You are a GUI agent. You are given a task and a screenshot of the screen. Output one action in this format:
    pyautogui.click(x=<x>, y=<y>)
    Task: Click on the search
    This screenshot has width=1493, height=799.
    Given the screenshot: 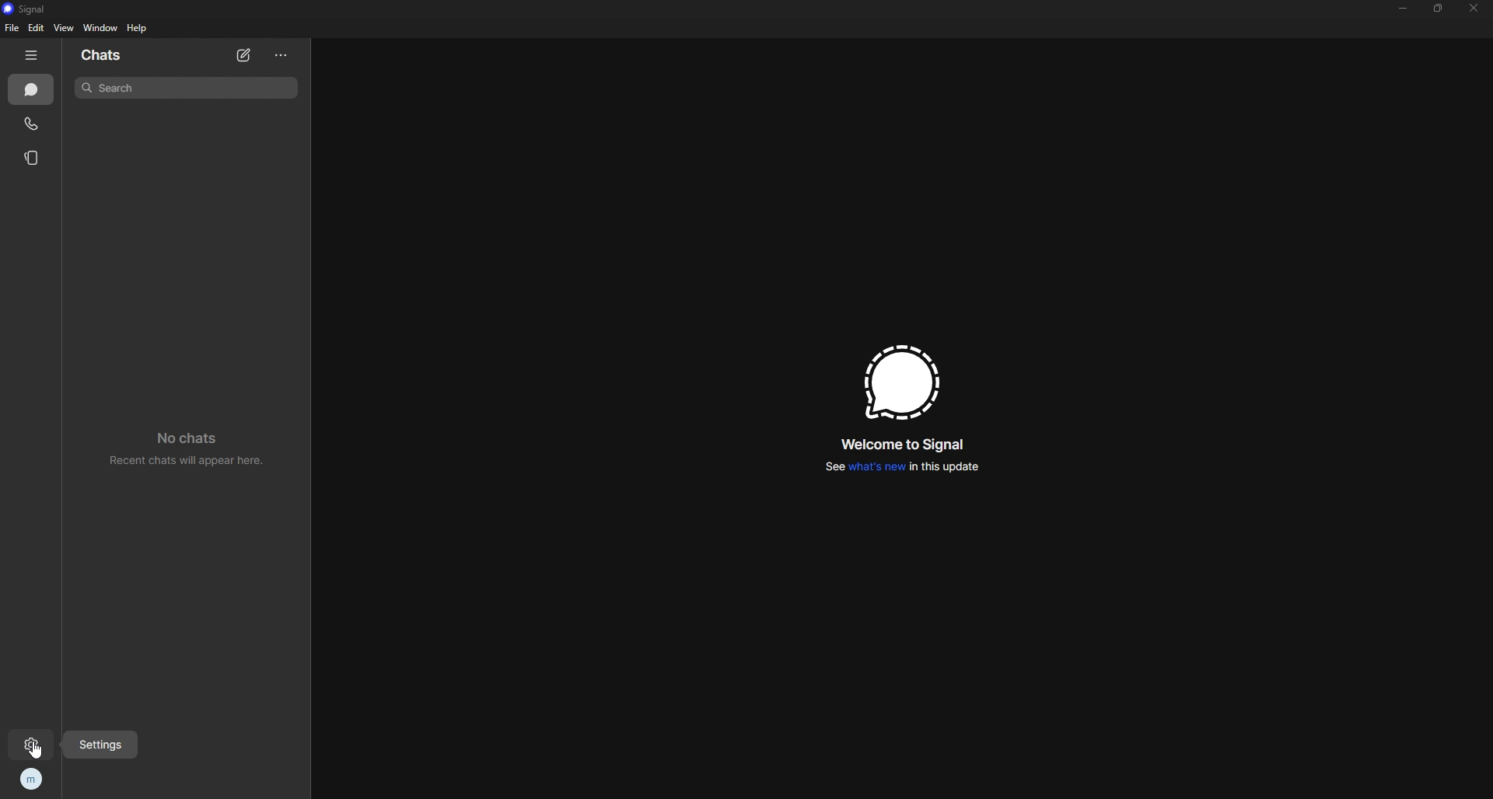 What is the action you would take?
    pyautogui.click(x=187, y=88)
    